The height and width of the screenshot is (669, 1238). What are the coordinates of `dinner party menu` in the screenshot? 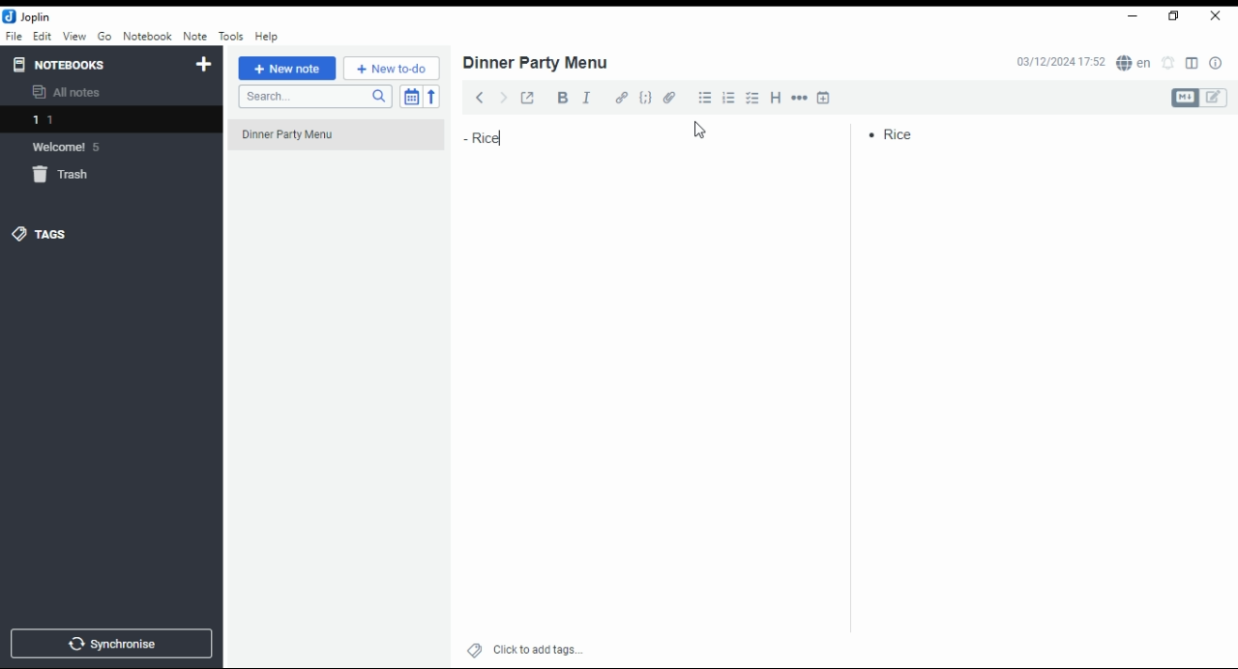 It's located at (537, 63).